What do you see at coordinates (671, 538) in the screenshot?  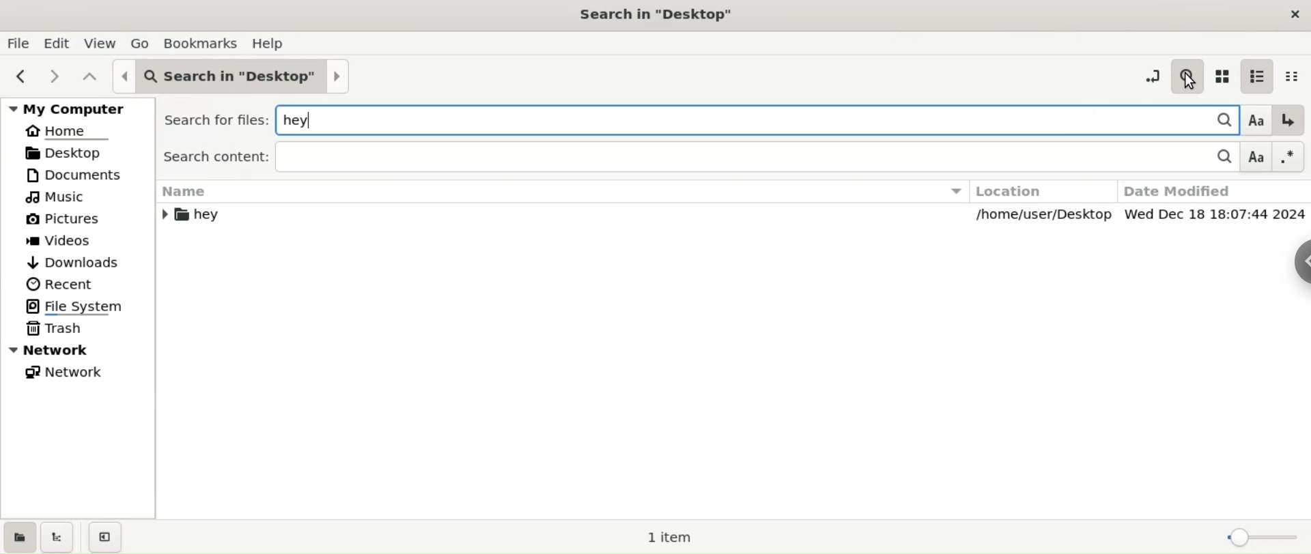 I see `1 item` at bounding box center [671, 538].